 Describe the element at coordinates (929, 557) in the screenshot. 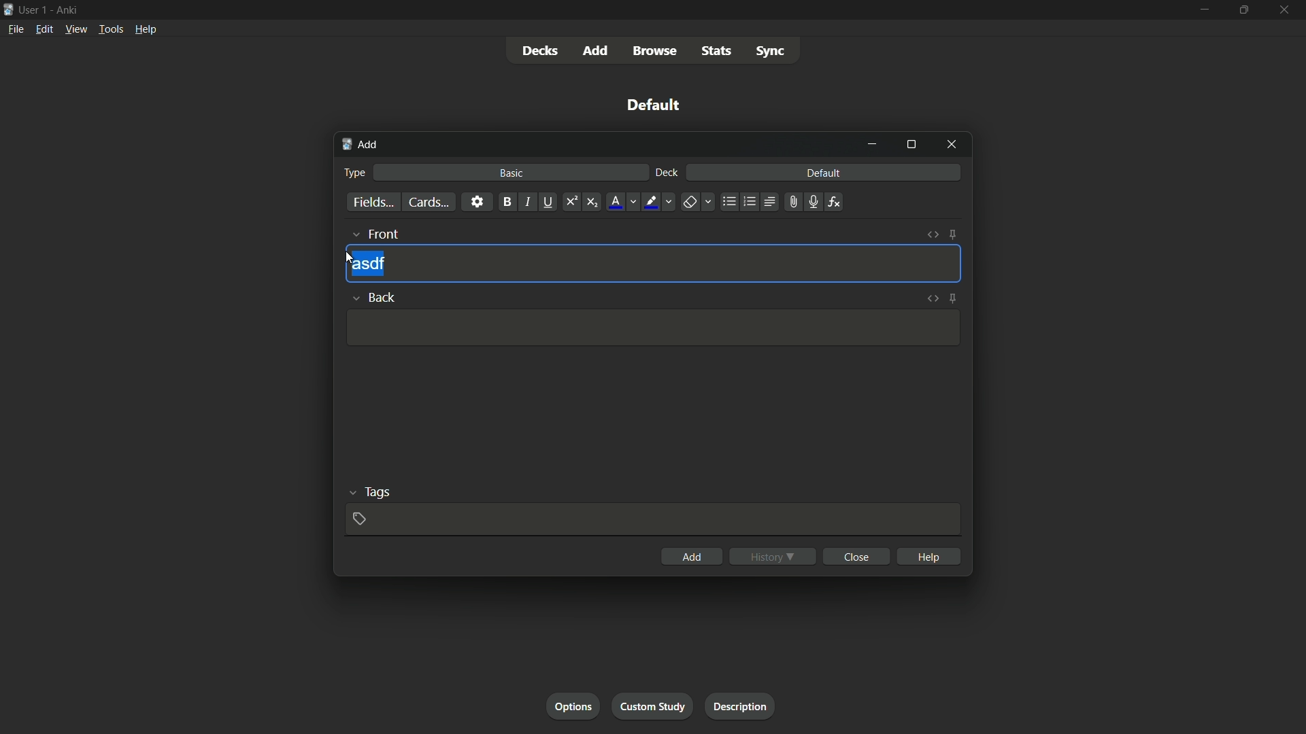

I see `help` at that location.